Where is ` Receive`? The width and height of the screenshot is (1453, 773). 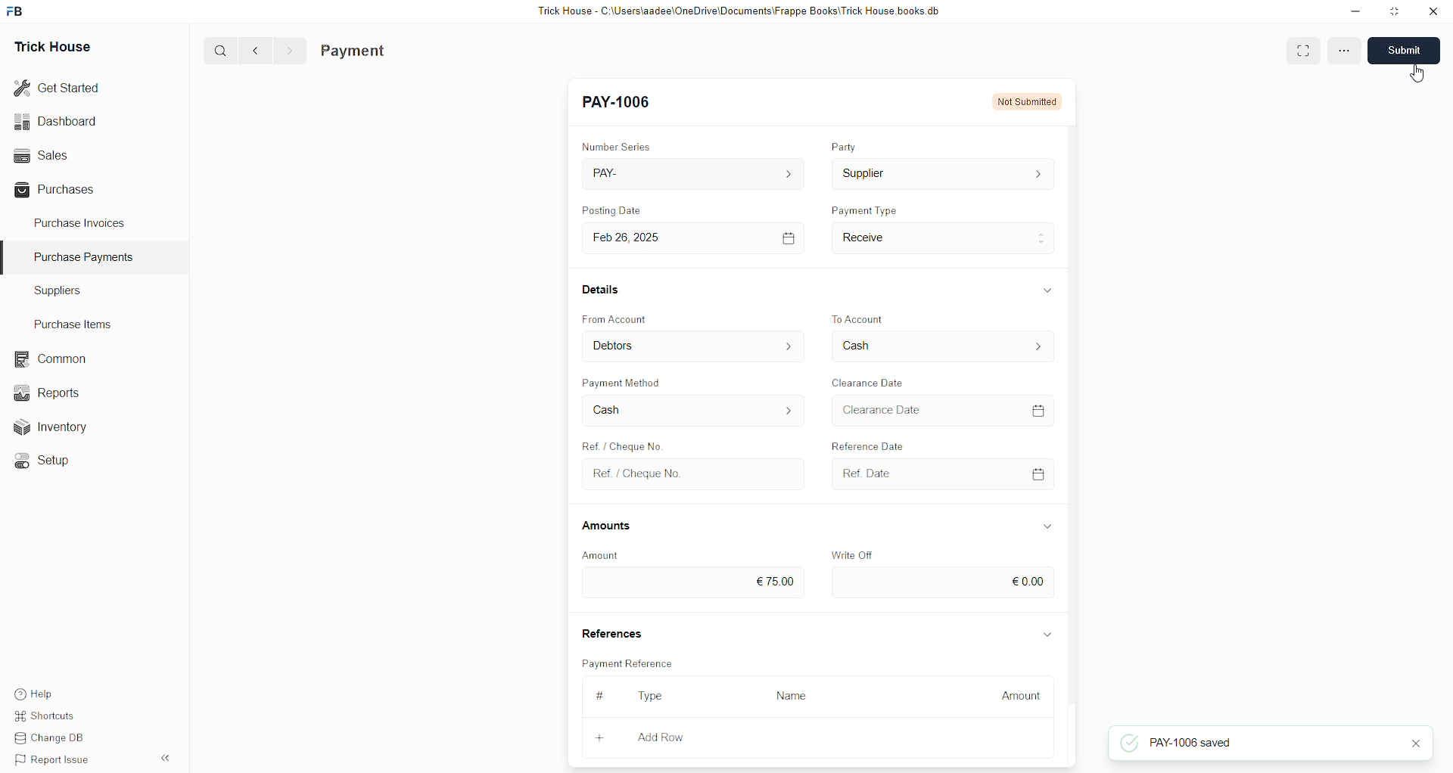
 Receive is located at coordinates (943, 237).